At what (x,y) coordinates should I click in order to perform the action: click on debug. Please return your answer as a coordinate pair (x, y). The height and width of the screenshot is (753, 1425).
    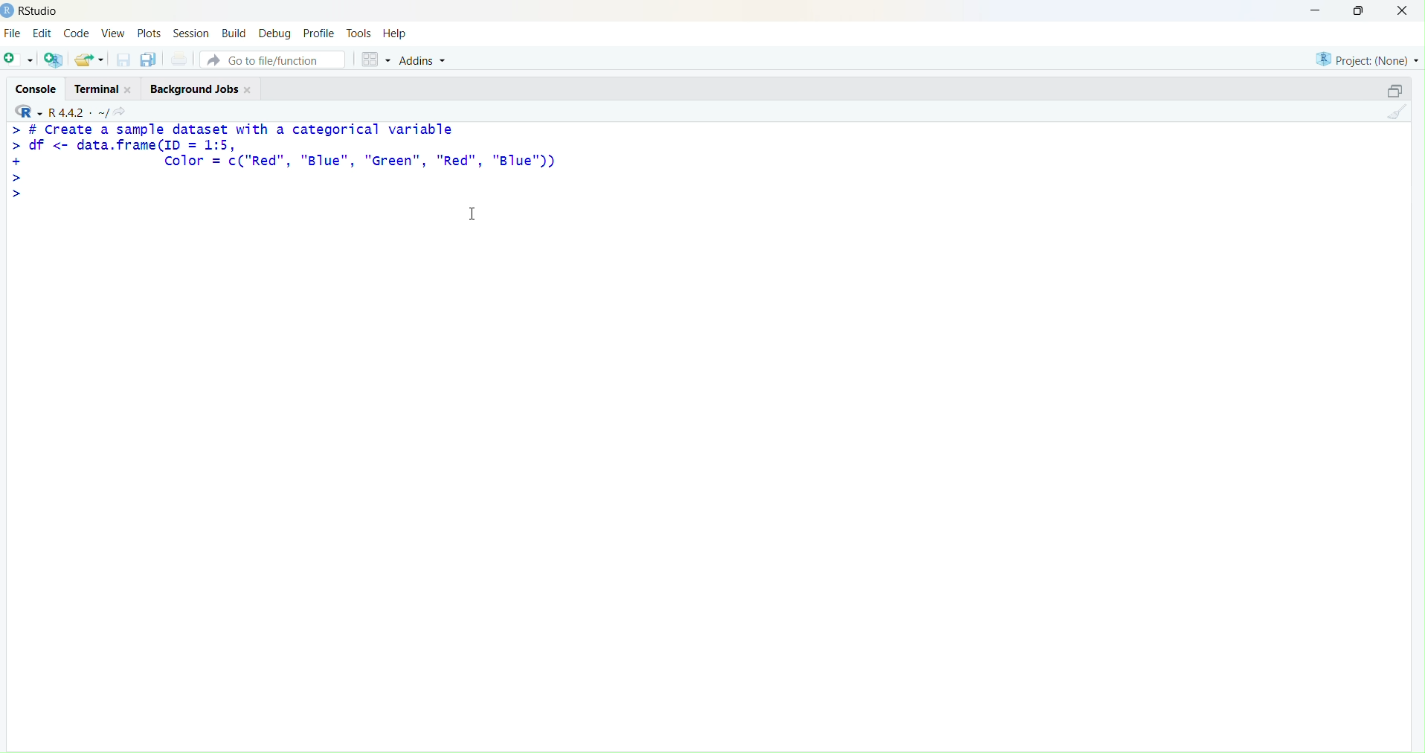
    Looking at the image, I should click on (274, 35).